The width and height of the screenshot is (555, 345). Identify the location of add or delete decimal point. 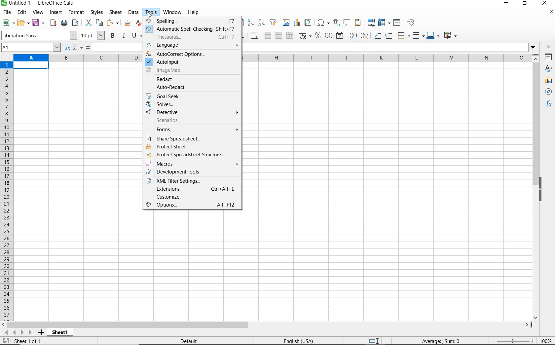
(359, 36).